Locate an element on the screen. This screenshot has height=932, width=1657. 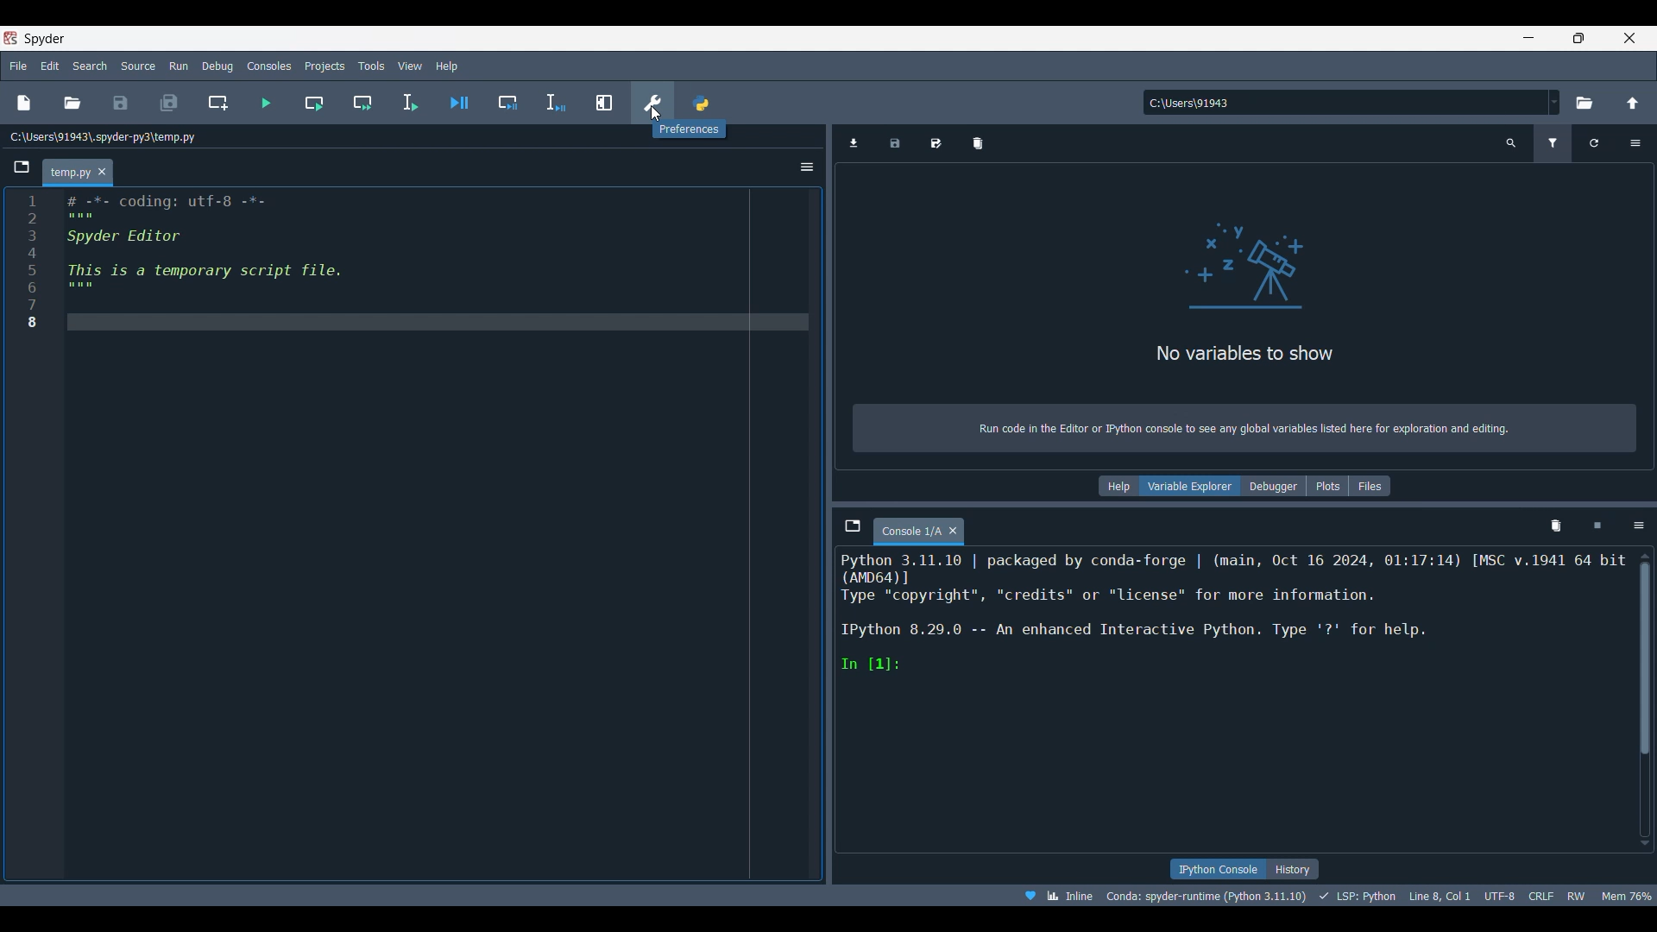
variable explorer pane is located at coordinates (1251, 297).